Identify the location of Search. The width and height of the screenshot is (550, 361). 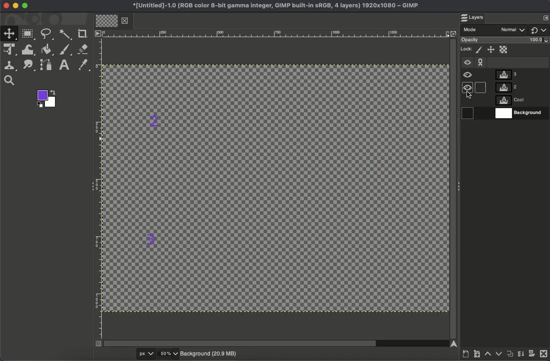
(9, 81).